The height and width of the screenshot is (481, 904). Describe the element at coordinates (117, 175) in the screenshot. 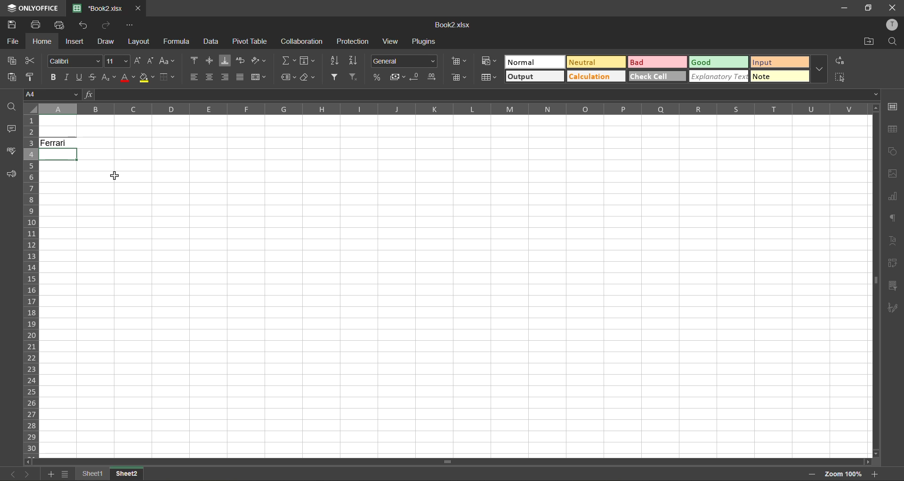

I see `cursor` at that location.